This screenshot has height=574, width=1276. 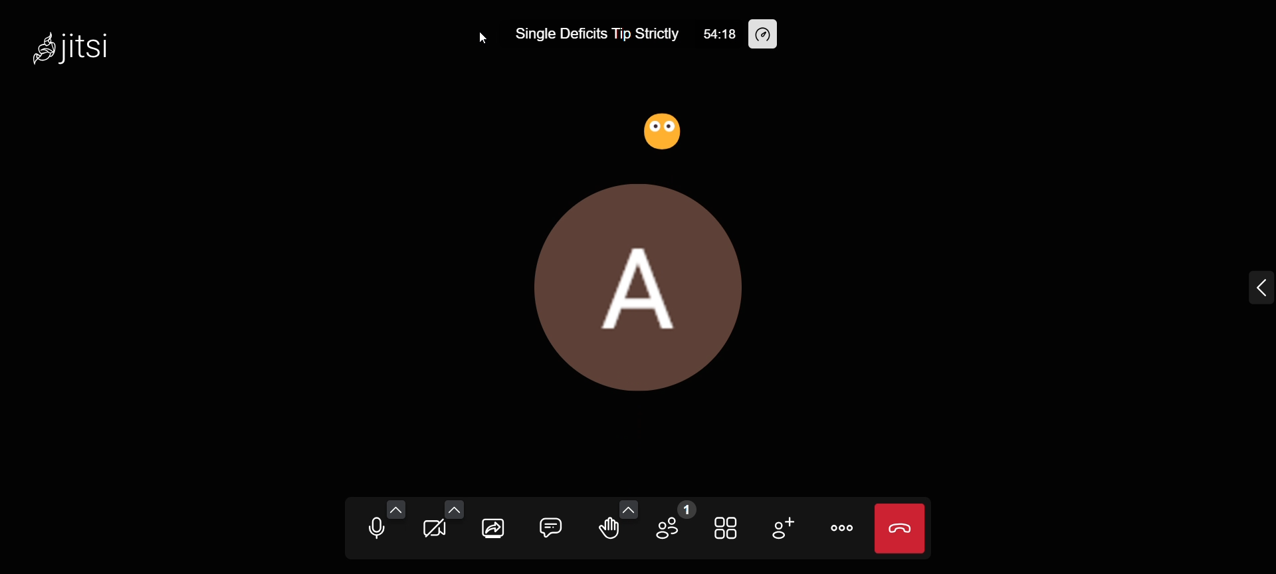 I want to click on open chat, so click(x=548, y=526).